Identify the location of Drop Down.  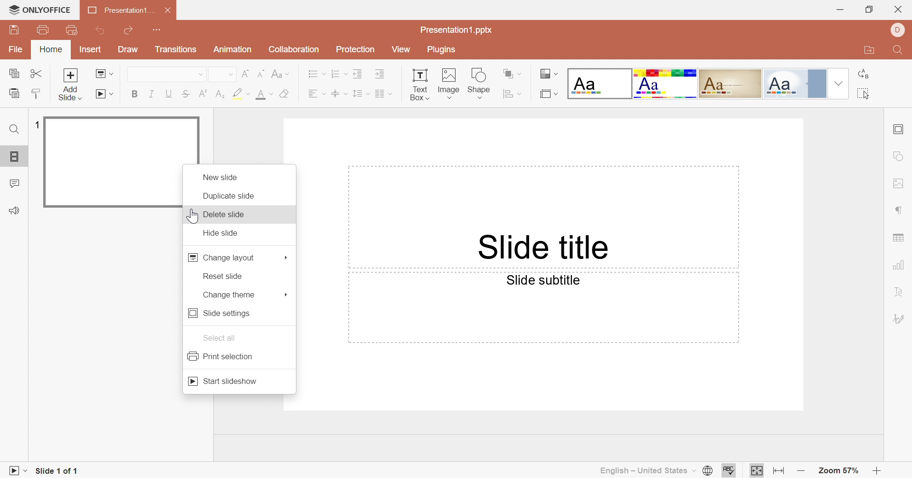
(694, 469).